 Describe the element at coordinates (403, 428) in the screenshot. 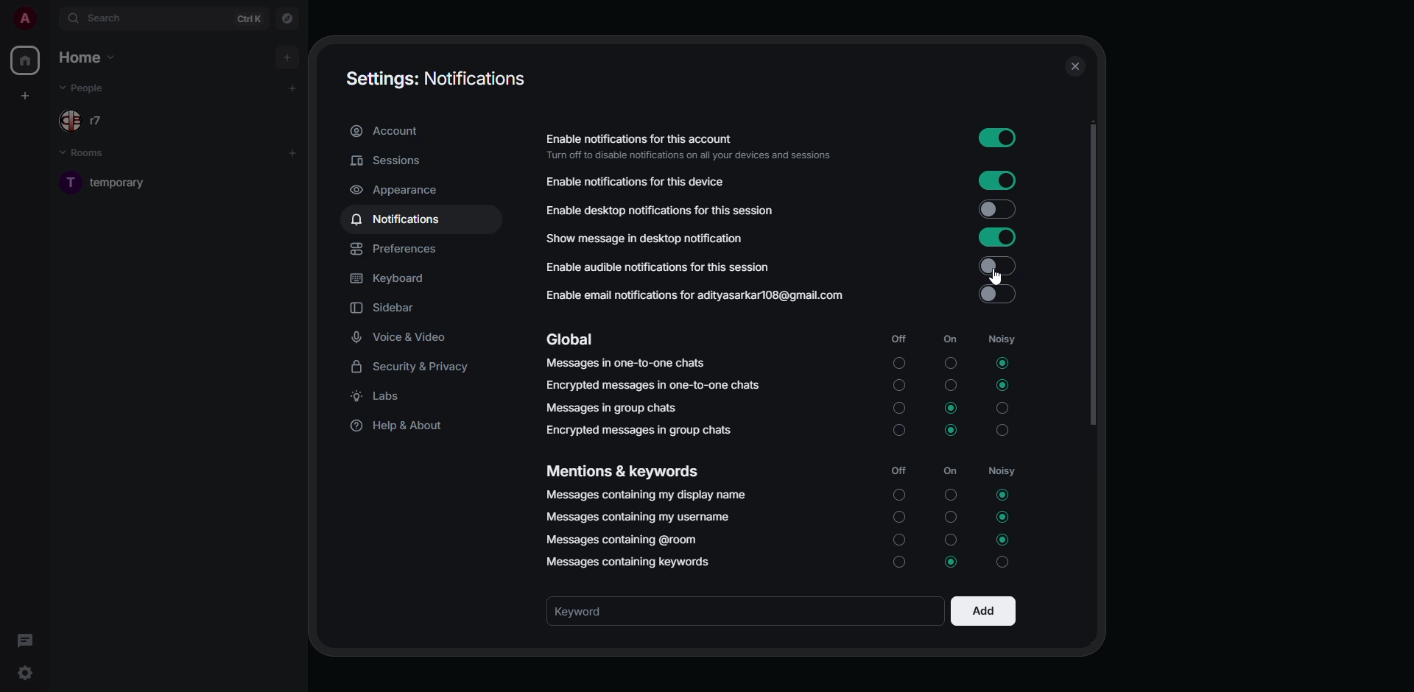

I see `help & about` at that location.